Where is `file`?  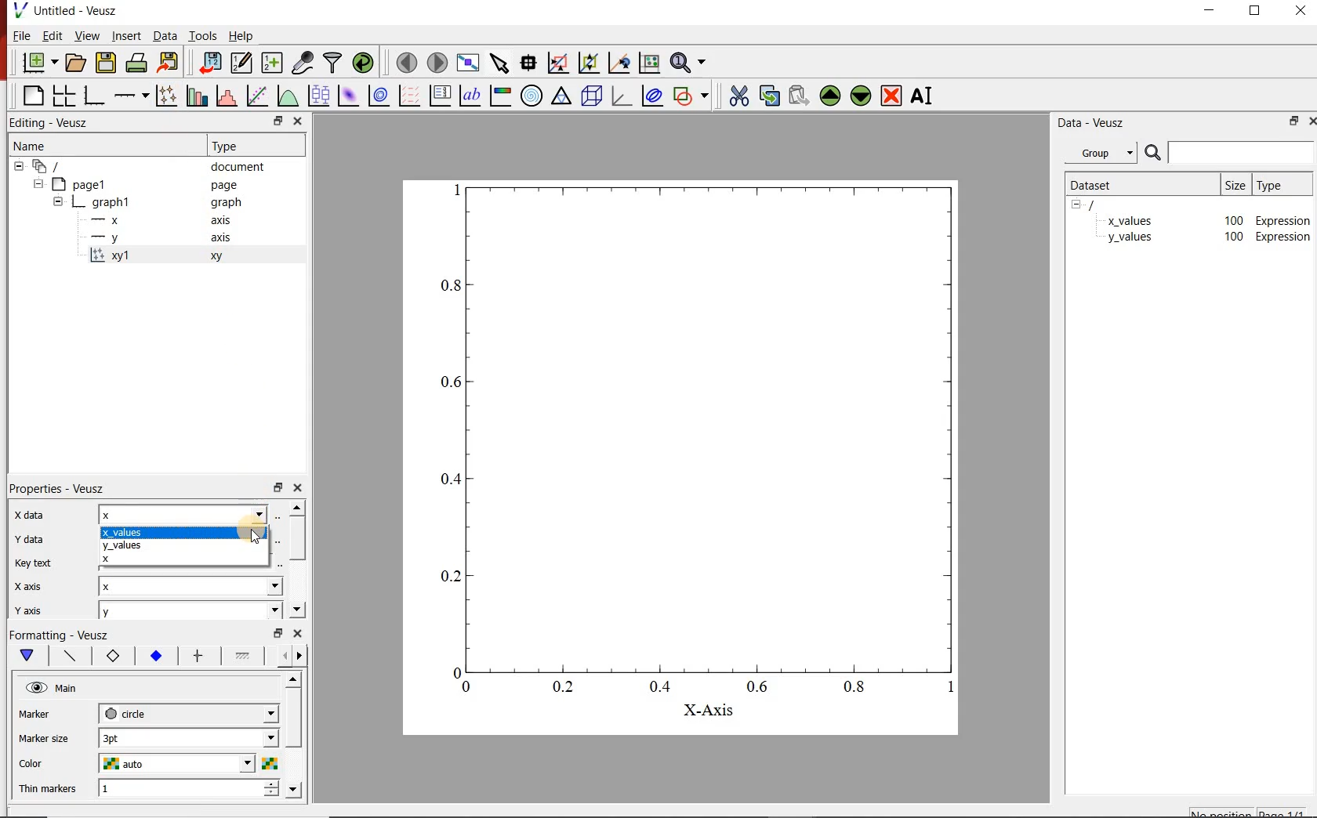 file is located at coordinates (23, 35).